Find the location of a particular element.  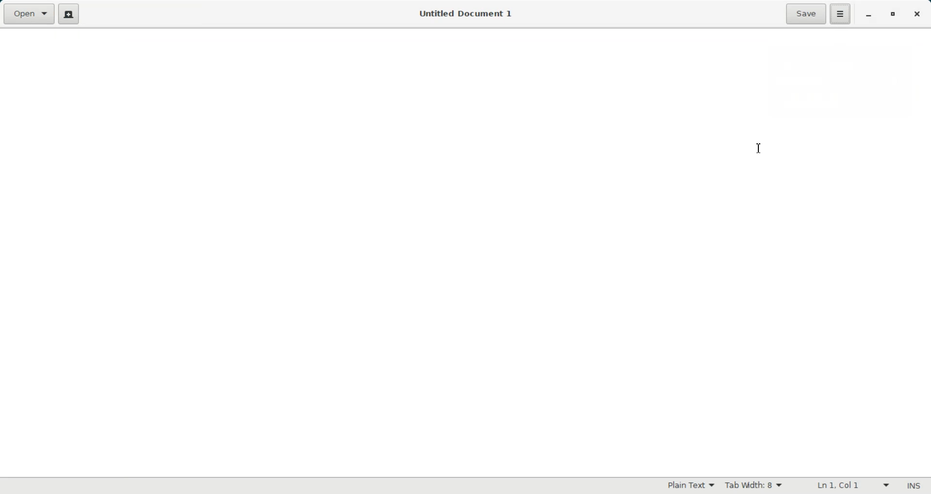

Cursor is located at coordinates (836, 20).